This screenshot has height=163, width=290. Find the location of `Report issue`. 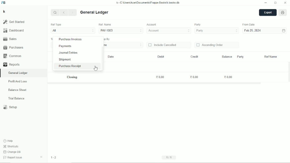

Report issue is located at coordinates (14, 158).